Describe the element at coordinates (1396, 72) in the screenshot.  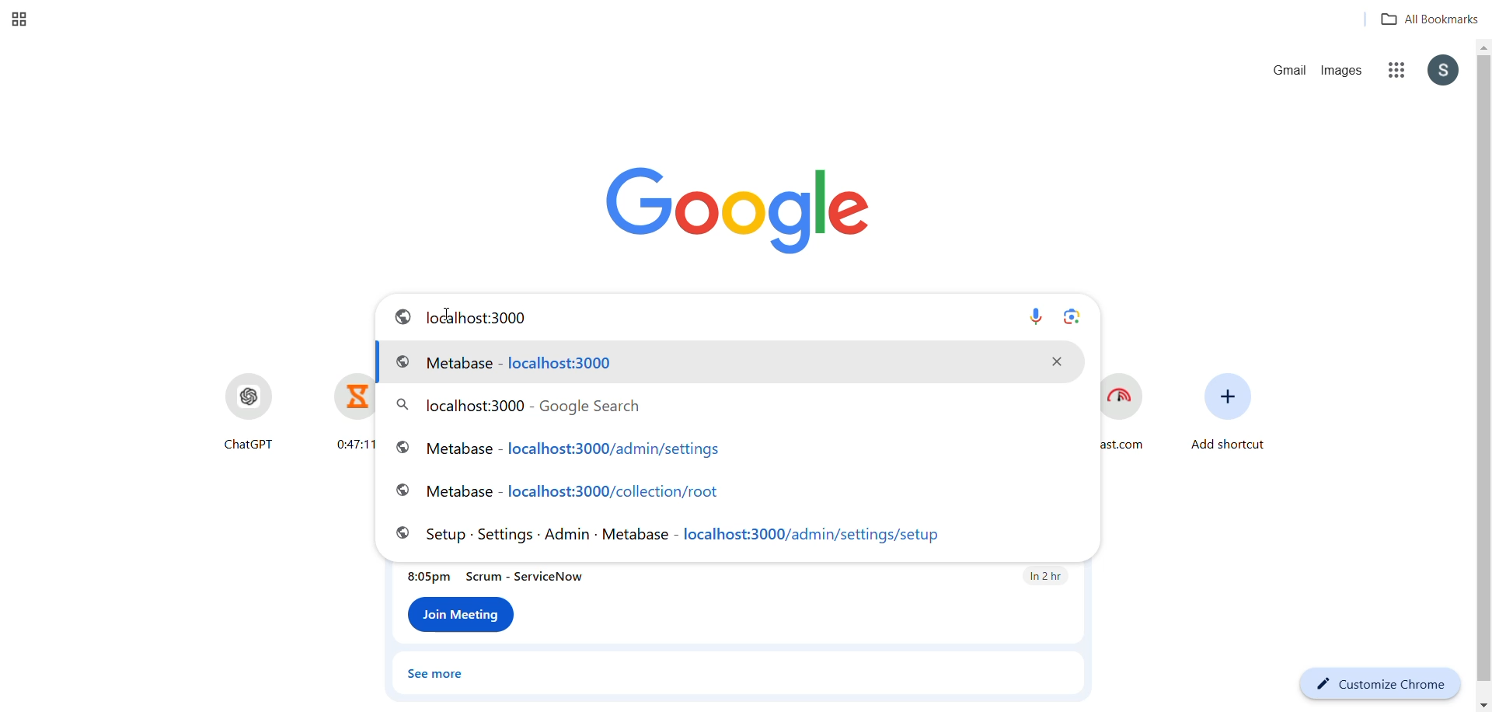
I see `google options` at that location.